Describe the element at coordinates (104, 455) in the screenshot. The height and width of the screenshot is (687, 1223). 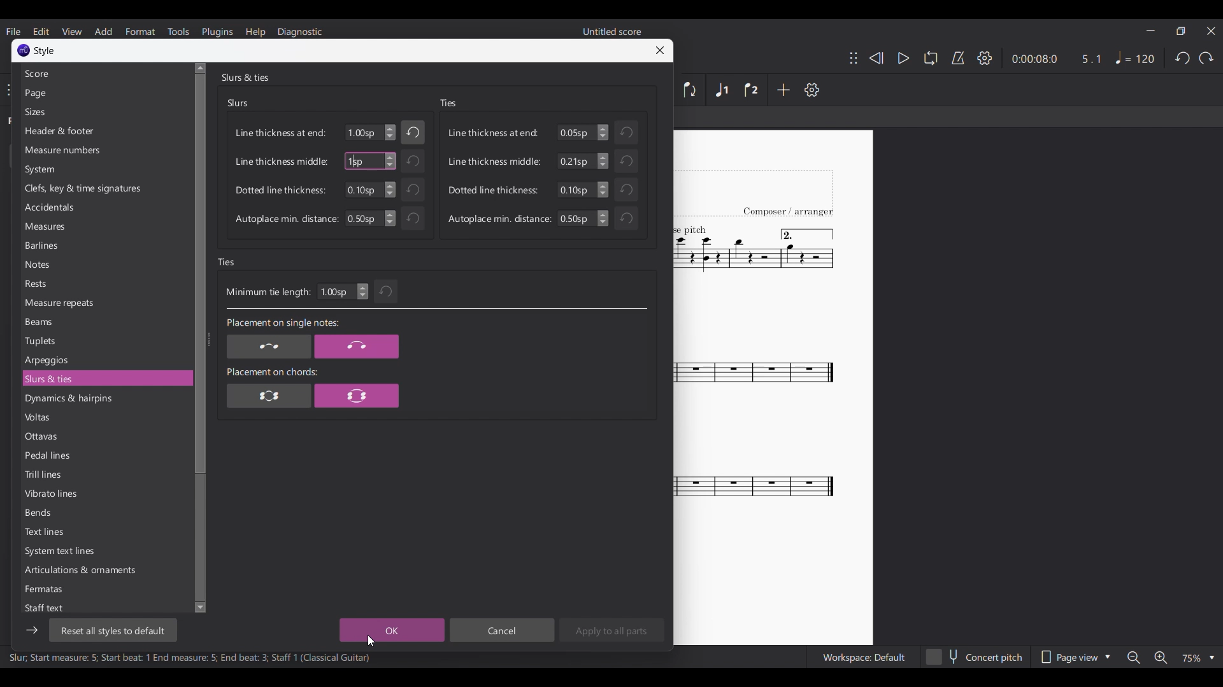
I see `Pedal lines` at that location.